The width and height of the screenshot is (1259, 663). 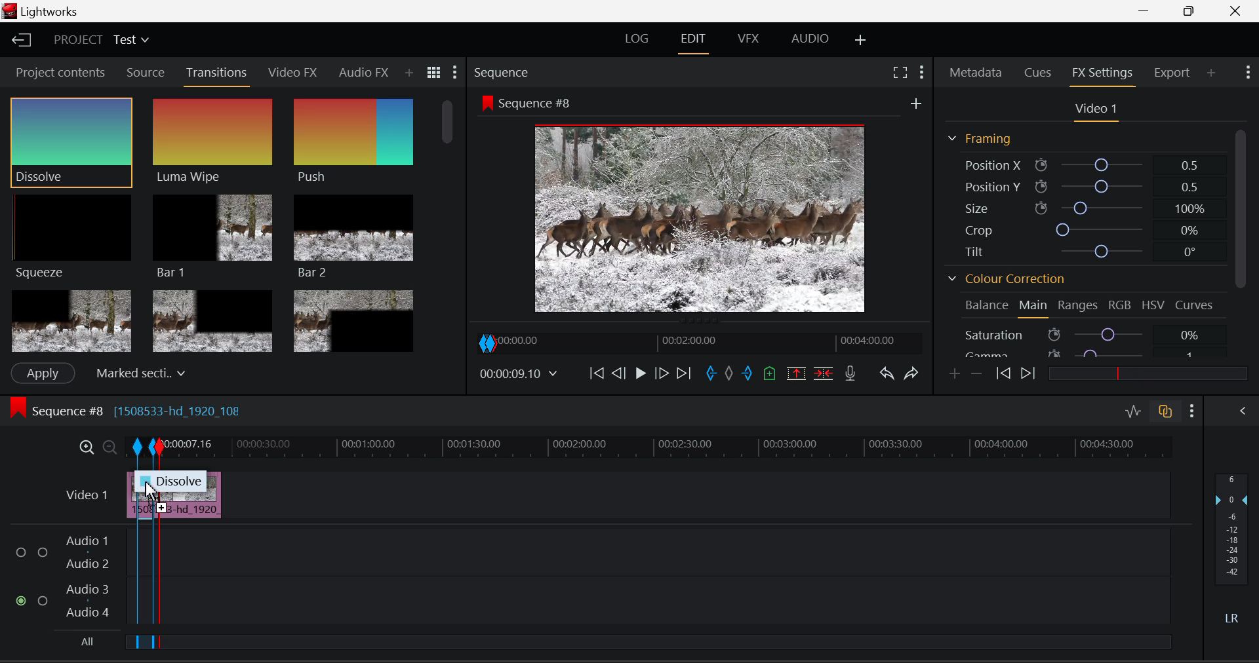 I want to click on Source, so click(x=146, y=73).